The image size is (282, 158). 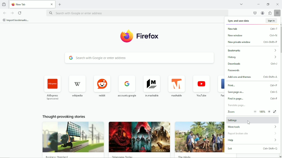 I want to click on Report broken site, so click(x=239, y=134).